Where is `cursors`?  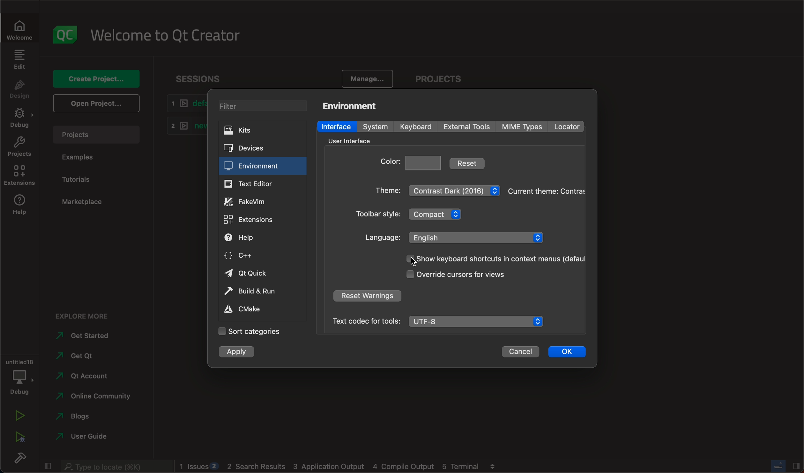 cursors is located at coordinates (459, 275).